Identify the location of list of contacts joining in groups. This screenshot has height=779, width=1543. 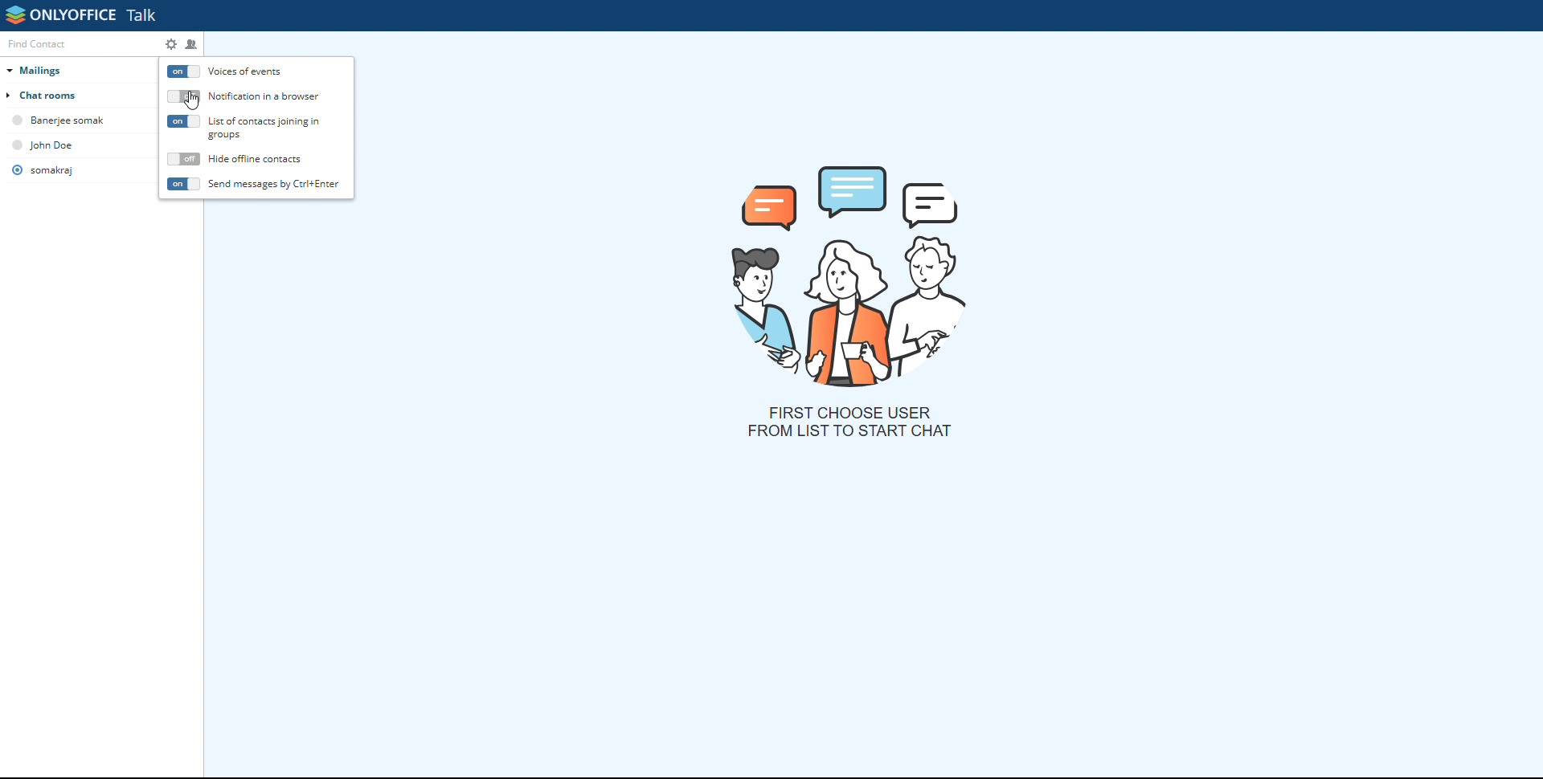
(183, 121).